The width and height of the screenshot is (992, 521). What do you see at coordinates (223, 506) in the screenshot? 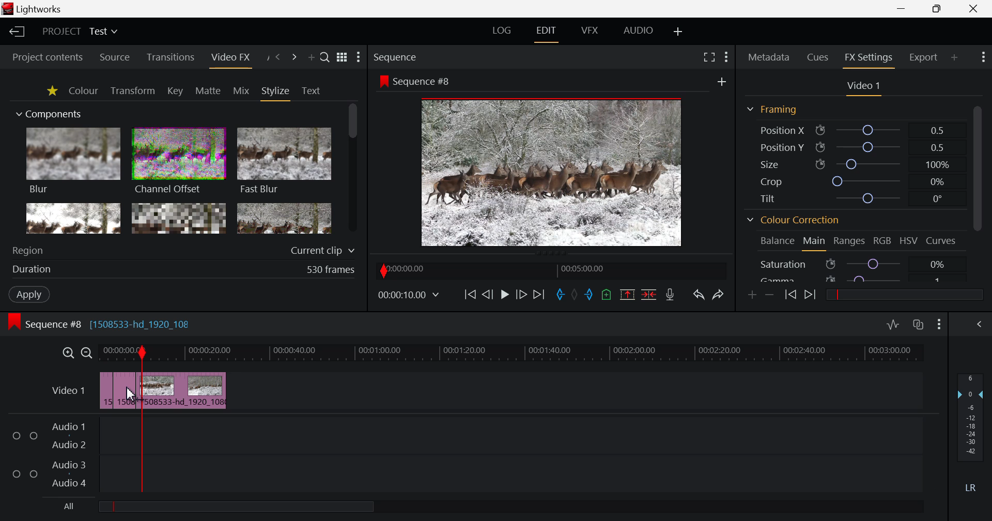
I see `All` at bounding box center [223, 506].